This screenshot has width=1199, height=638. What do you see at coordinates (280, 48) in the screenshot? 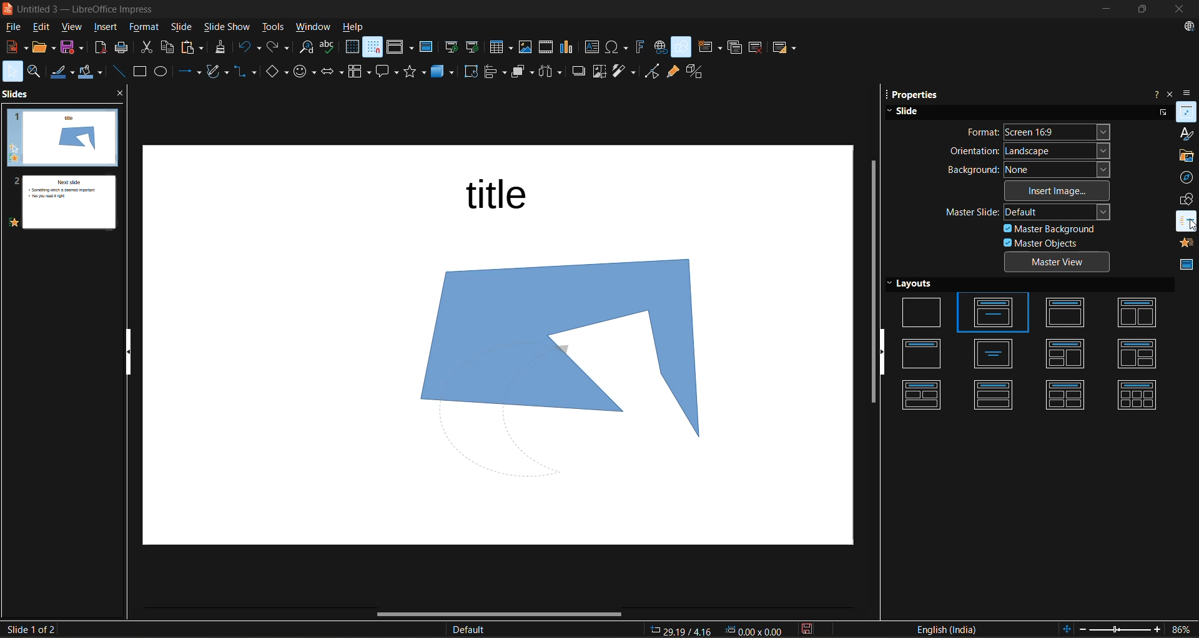
I see `redo` at bounding box center [280, 48].